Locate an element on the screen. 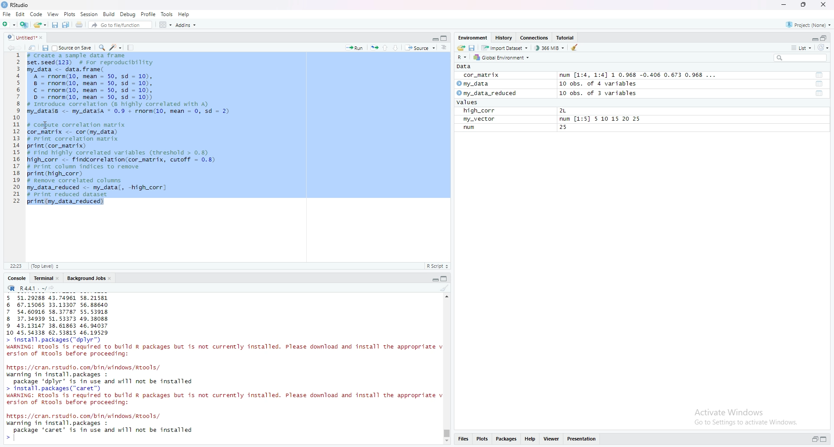 The height and width of the screenshot is (447, 834). cor_matrix num [1:4, 1:4] 1 0.968 -0.406 0.673 0.968 ... is located at coordinates (592, 75).